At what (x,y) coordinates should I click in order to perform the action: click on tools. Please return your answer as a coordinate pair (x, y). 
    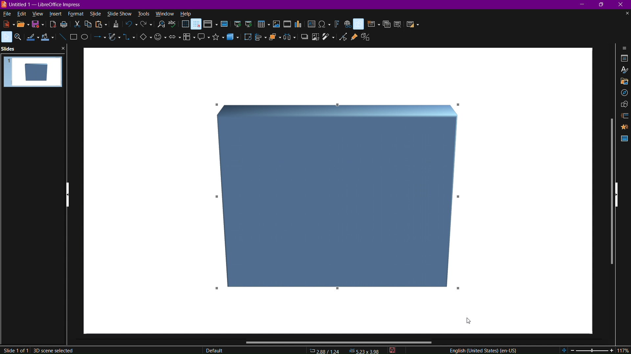
    Looking at the image, I should click on (143, 13).